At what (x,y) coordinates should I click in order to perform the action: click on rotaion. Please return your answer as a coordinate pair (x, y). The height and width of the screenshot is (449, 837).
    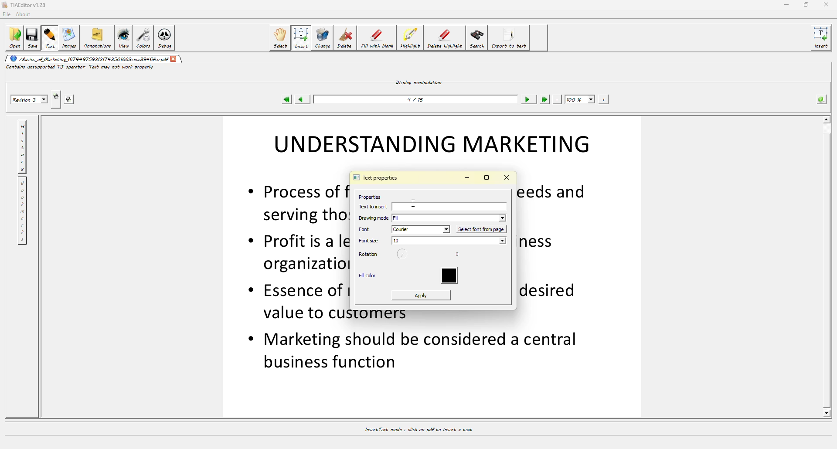
    Looking at the image, I should click on (404, 255).